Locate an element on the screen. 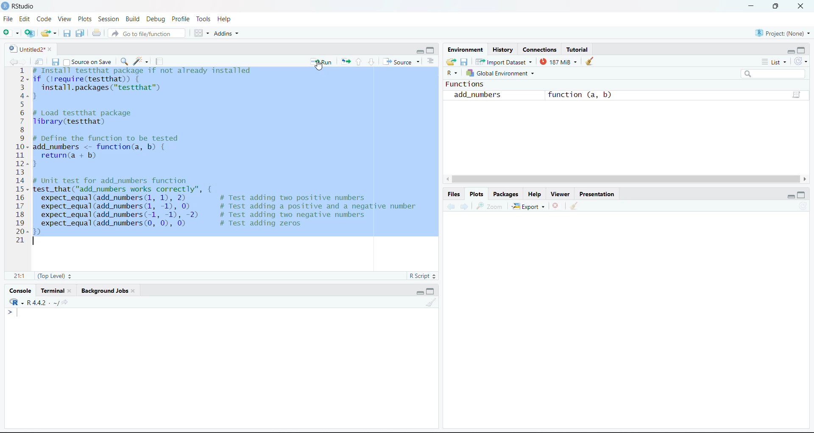  188 Mib is located at coordinates (559, 62).